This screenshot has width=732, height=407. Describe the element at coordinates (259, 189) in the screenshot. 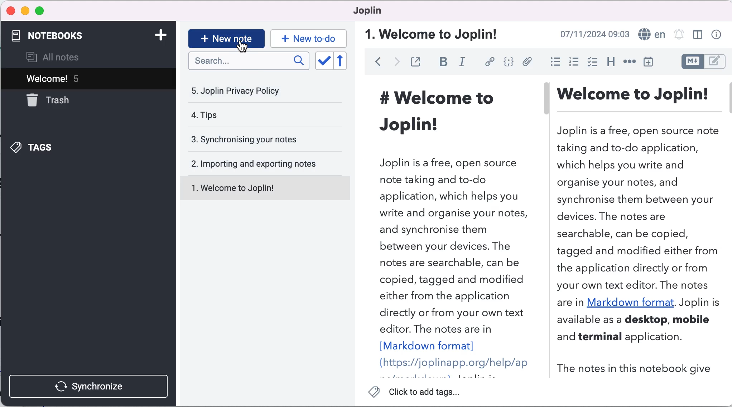

I see `welcome to joplin!` at that location.